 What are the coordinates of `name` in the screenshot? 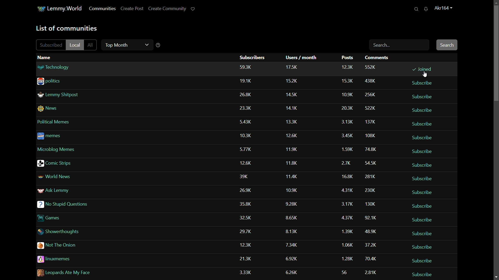 It's located at (45, 57).